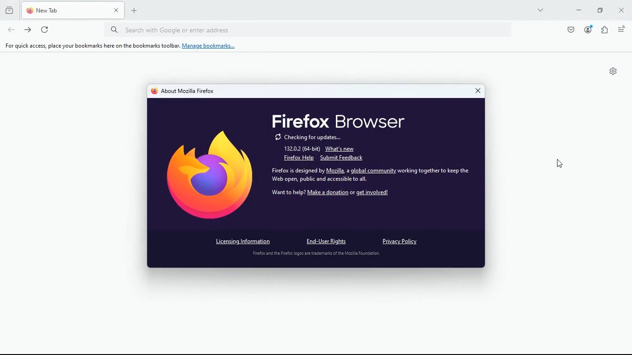 The image size is (632, 355). What do you see at coordinates (342, 158) in the screenshot?
I see `submit feedback` at bounding box center [342, 158].